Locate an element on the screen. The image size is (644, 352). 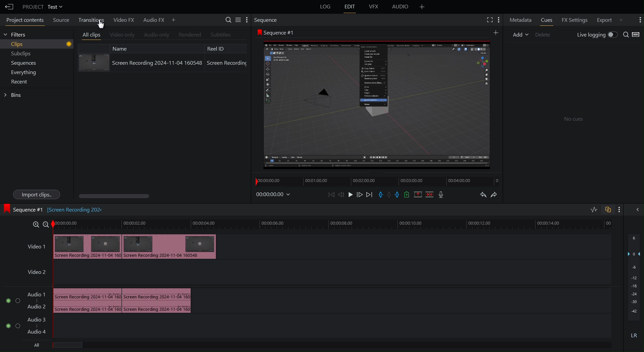
Sequence #1  is located at coordinates (22, 209).